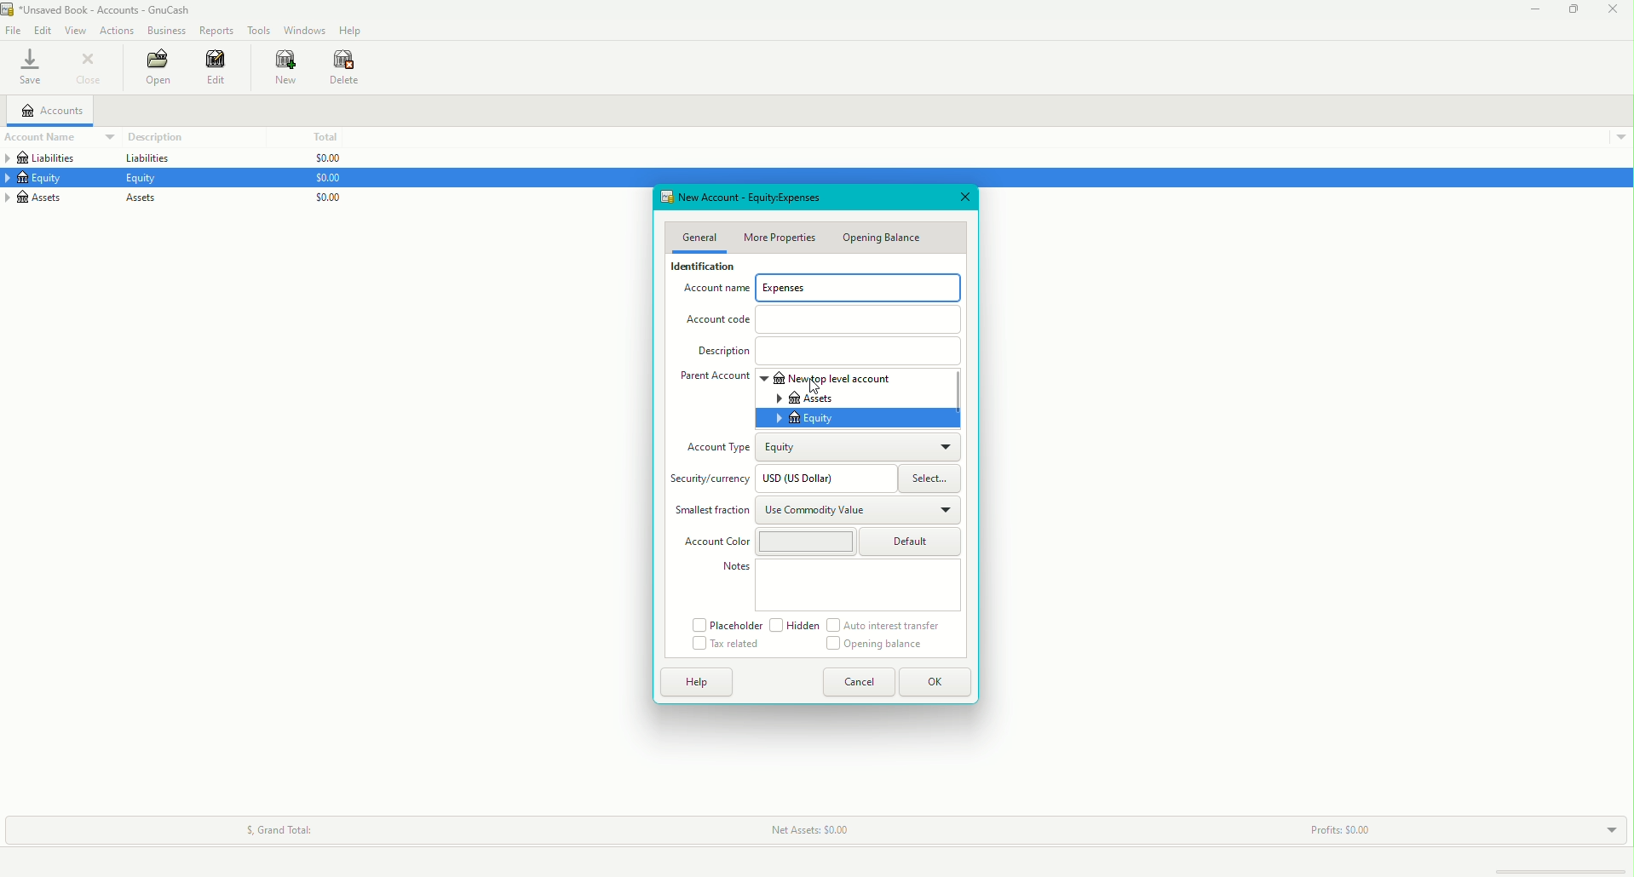 The image size is (1634, 877). What do you see at coordinates (43, 180) in the screenshot?
I see `Equity` at bounding box center [43, 180].